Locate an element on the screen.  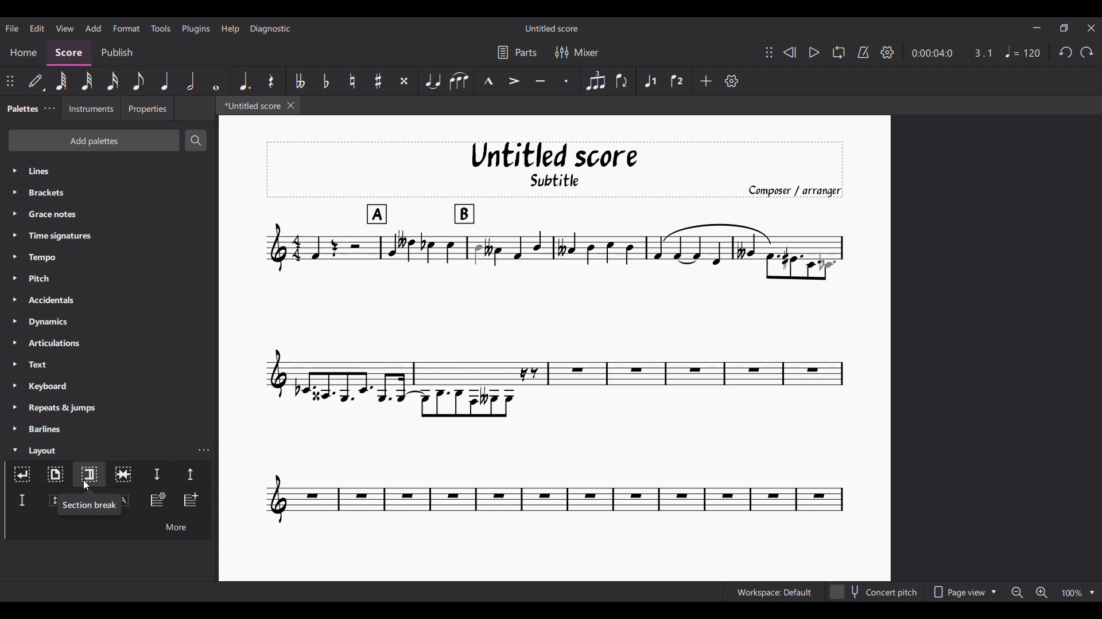
Instruments is located at coordinates (90, 108).